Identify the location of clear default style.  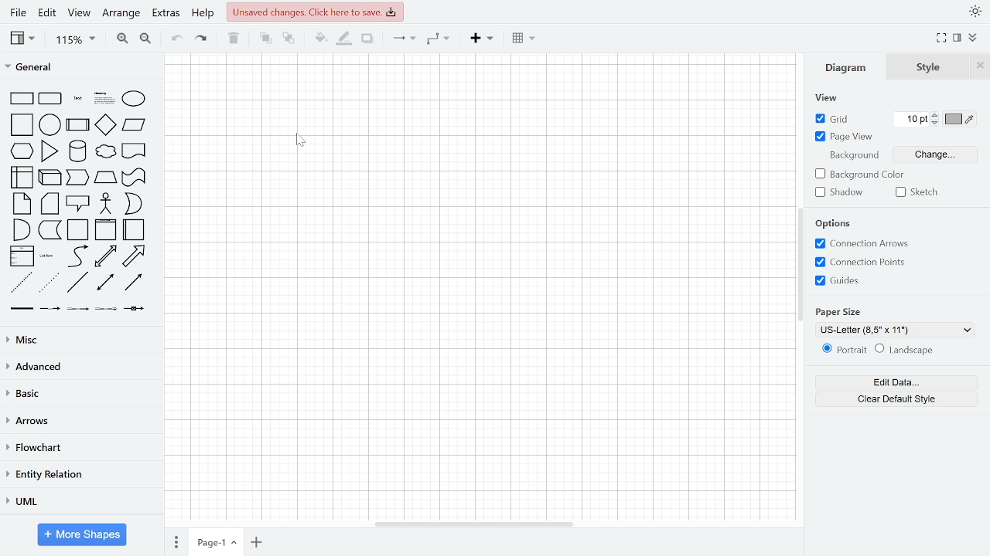
(896, 398).